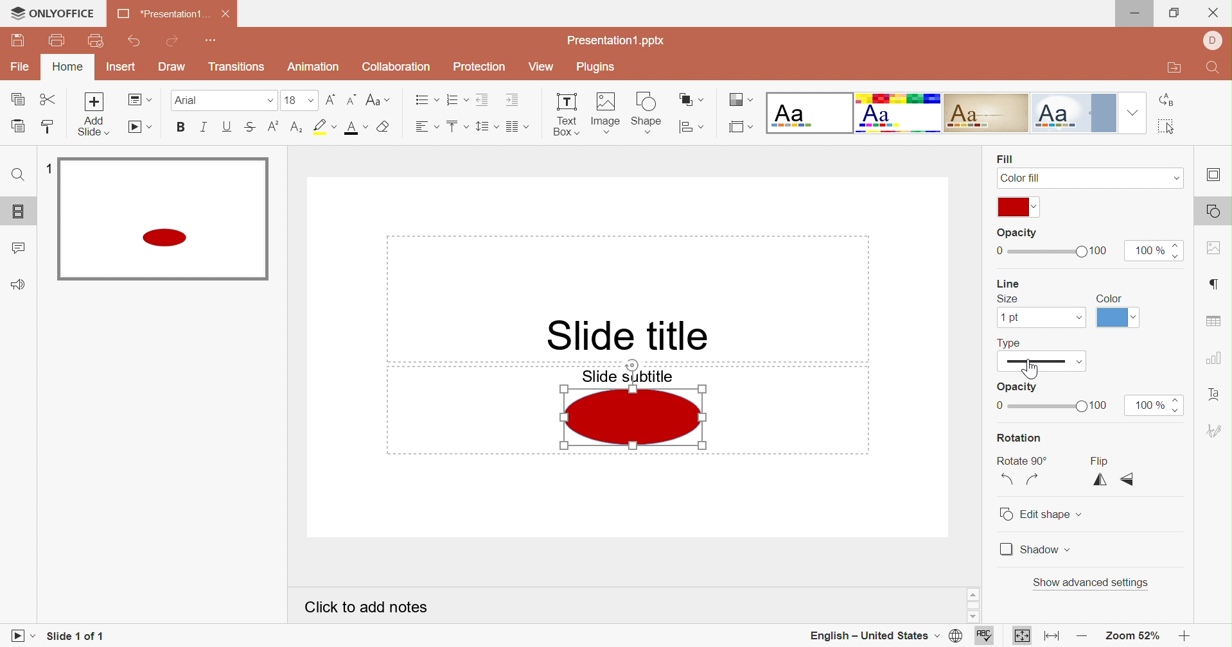  Describe the element at coordinates (1015, 386) in the screenshot. I see `Opacity` at that location.